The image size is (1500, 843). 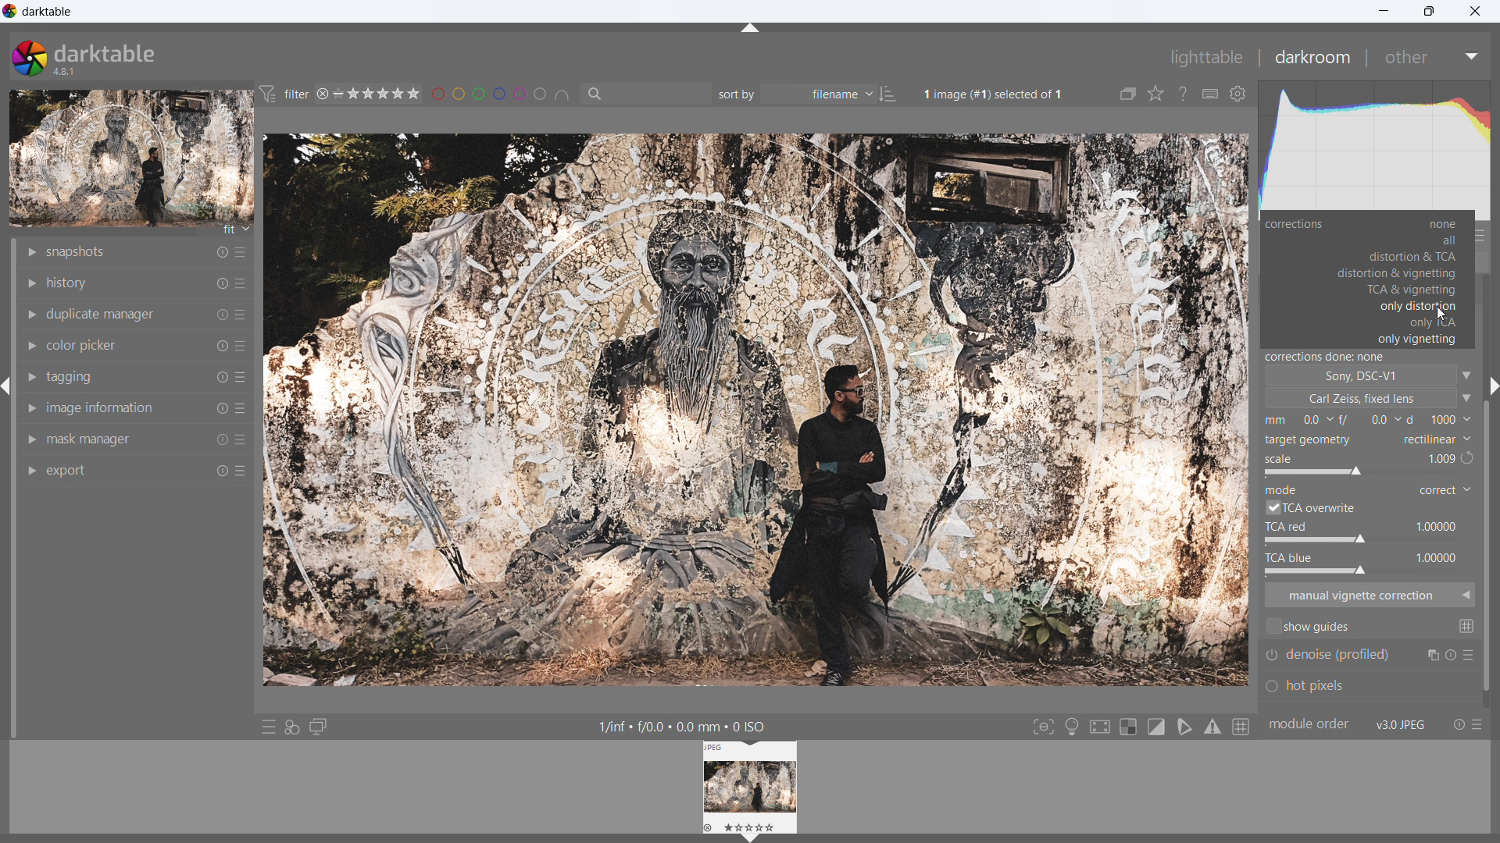 What do you see at coordinates (1298, 421) in the screenshot?
I see `focal length` at bounding box center [1298, 421].